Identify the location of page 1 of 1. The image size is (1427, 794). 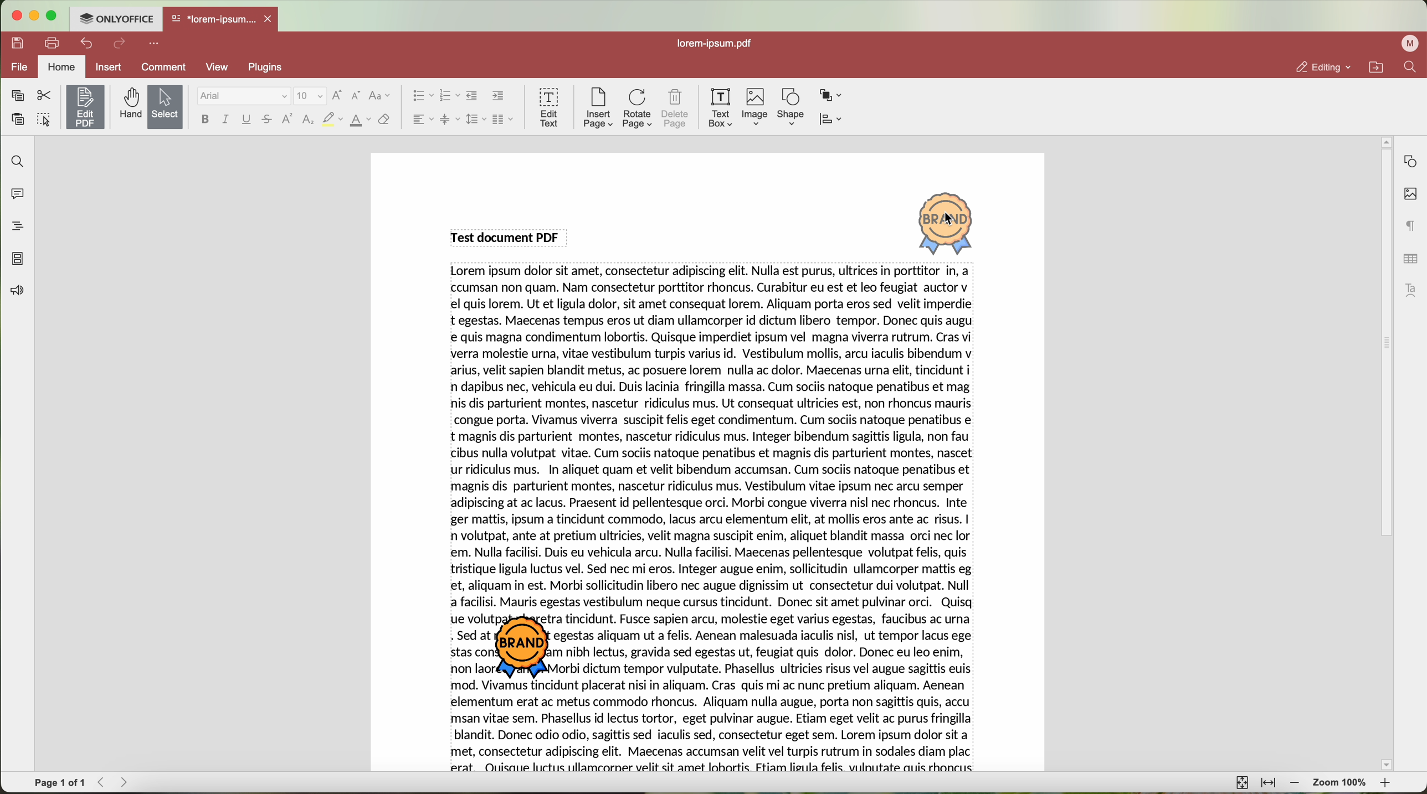
(60, 783).